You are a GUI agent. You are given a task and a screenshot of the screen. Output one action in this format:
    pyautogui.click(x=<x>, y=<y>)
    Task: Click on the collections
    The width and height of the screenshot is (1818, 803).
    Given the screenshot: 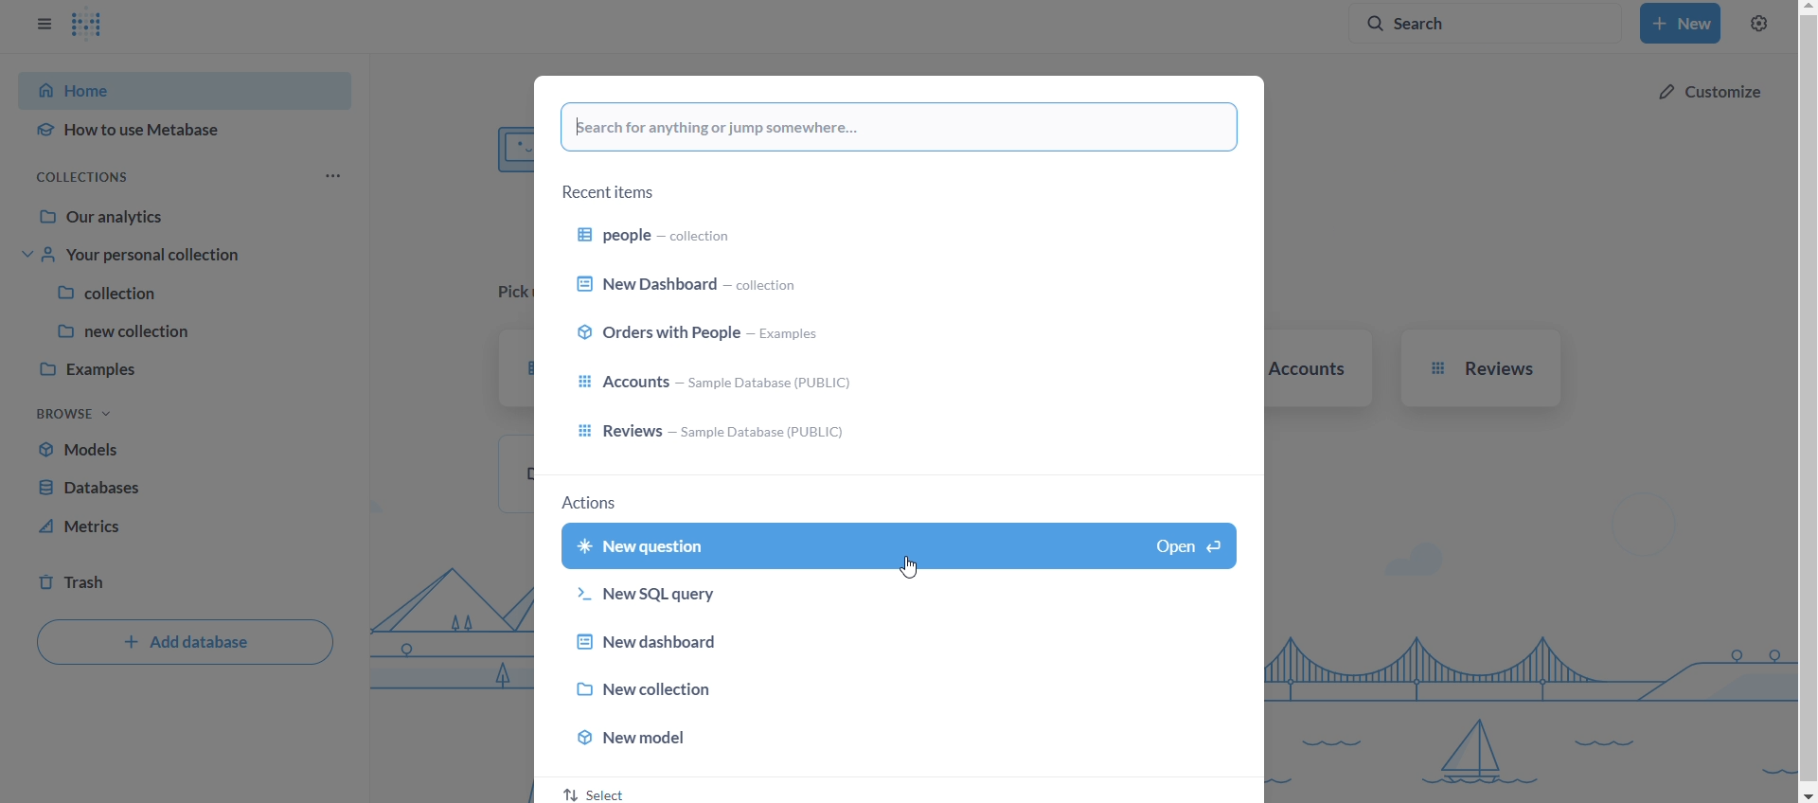 What is the action you would take?
    pyautogui.click(x=87, y=178)
    